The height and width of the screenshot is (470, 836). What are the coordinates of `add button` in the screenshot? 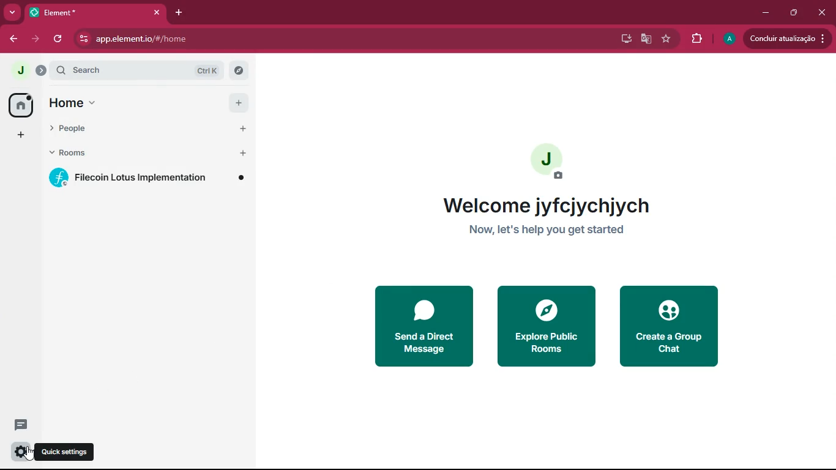 It's located at (243, 153).